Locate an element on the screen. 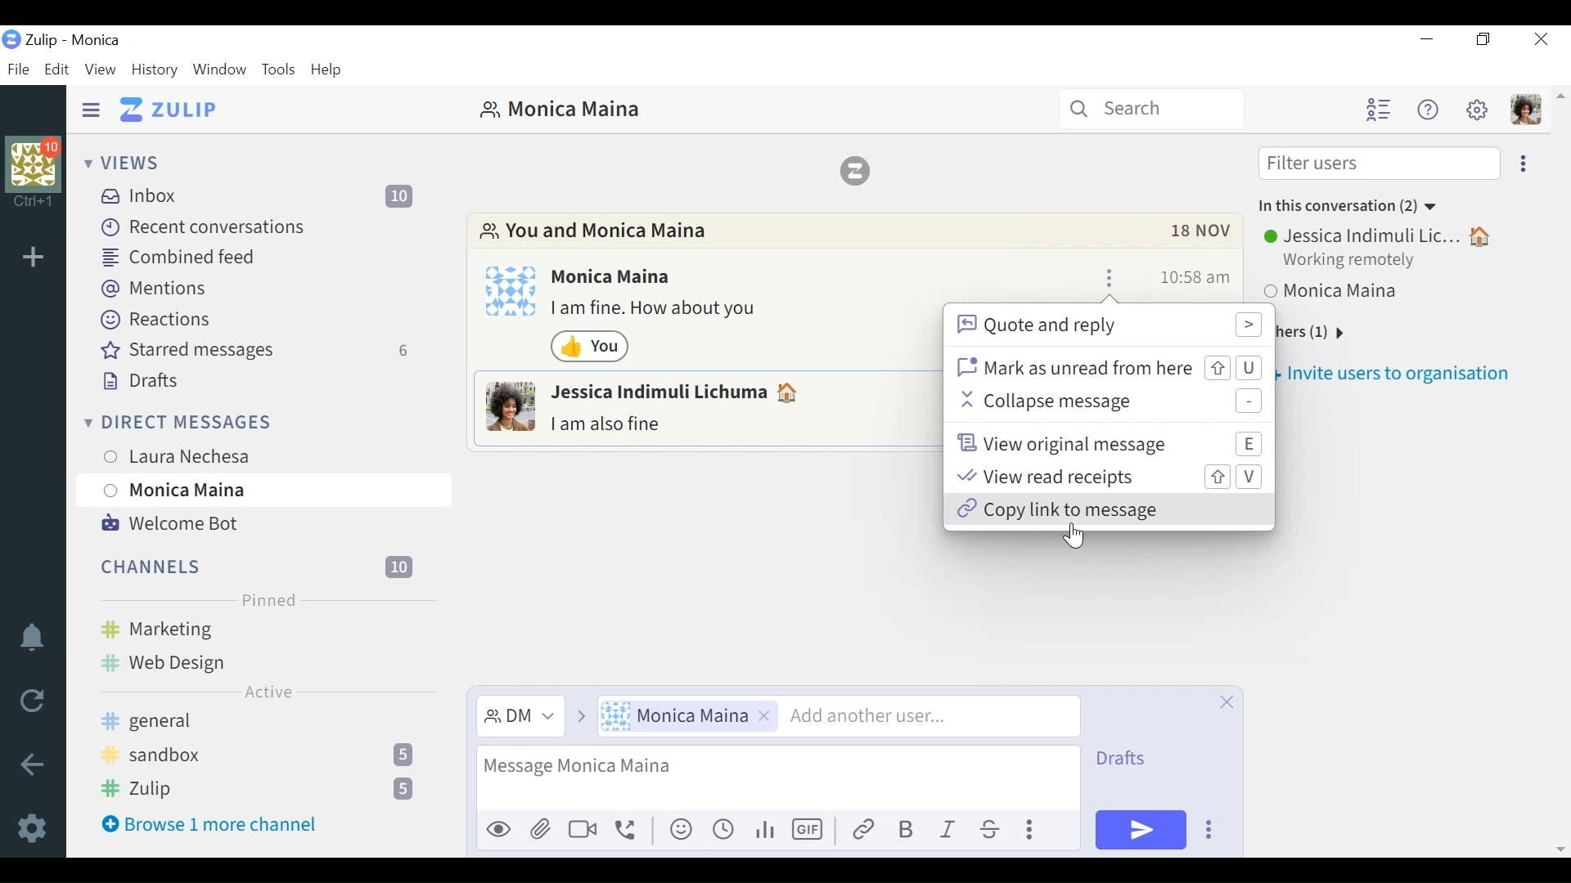 The width and height of the screenshot is (1571, 883). Reactions is located at coordinates (155, 319).